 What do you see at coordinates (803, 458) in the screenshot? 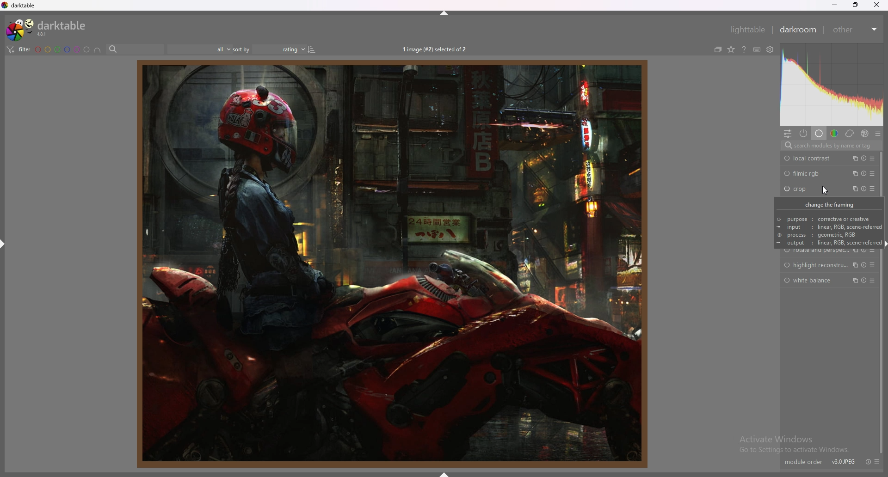
I see `module order` at bounding box center [803, 458].